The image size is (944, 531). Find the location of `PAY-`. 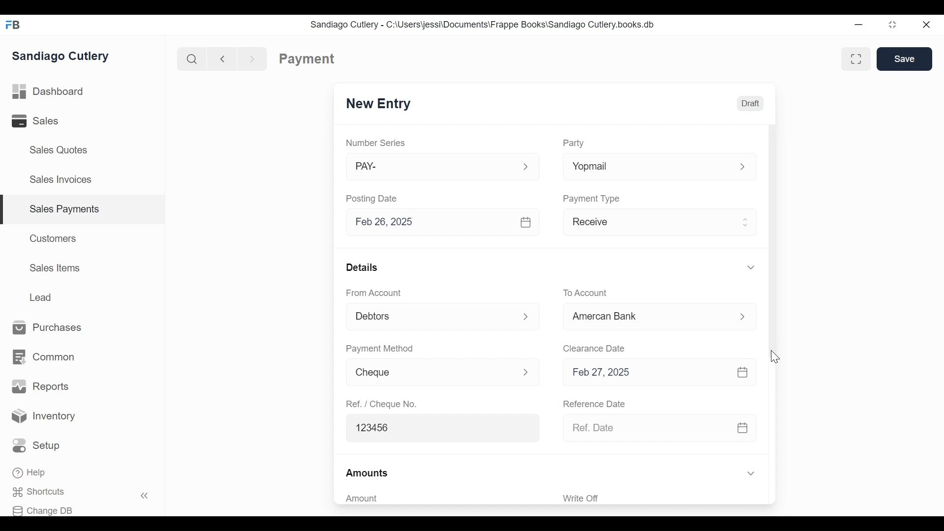

PAY- is located at coordinates (432, 168).